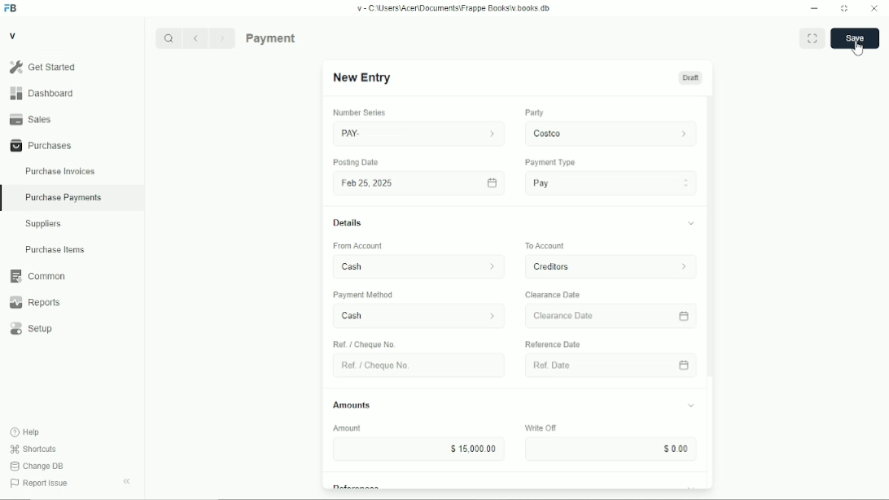  What do you see at coordinates (611, 184) in the screenshot?
I see `Pay` at bounding box center [611, 184].